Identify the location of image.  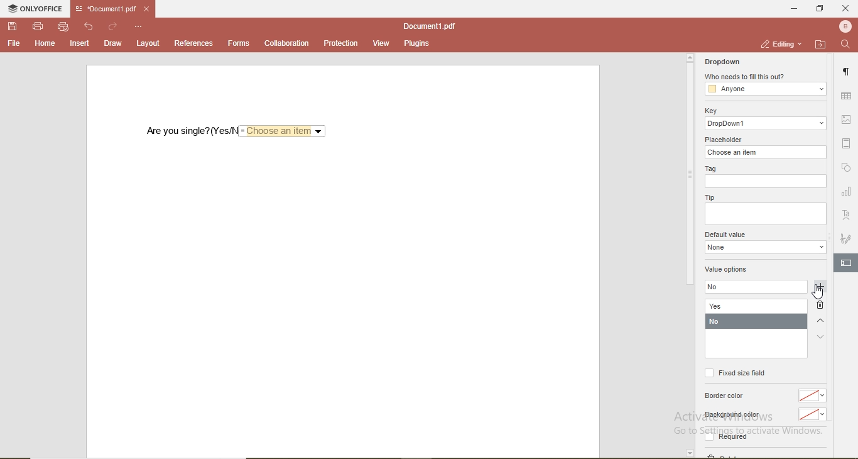
(847, 118).